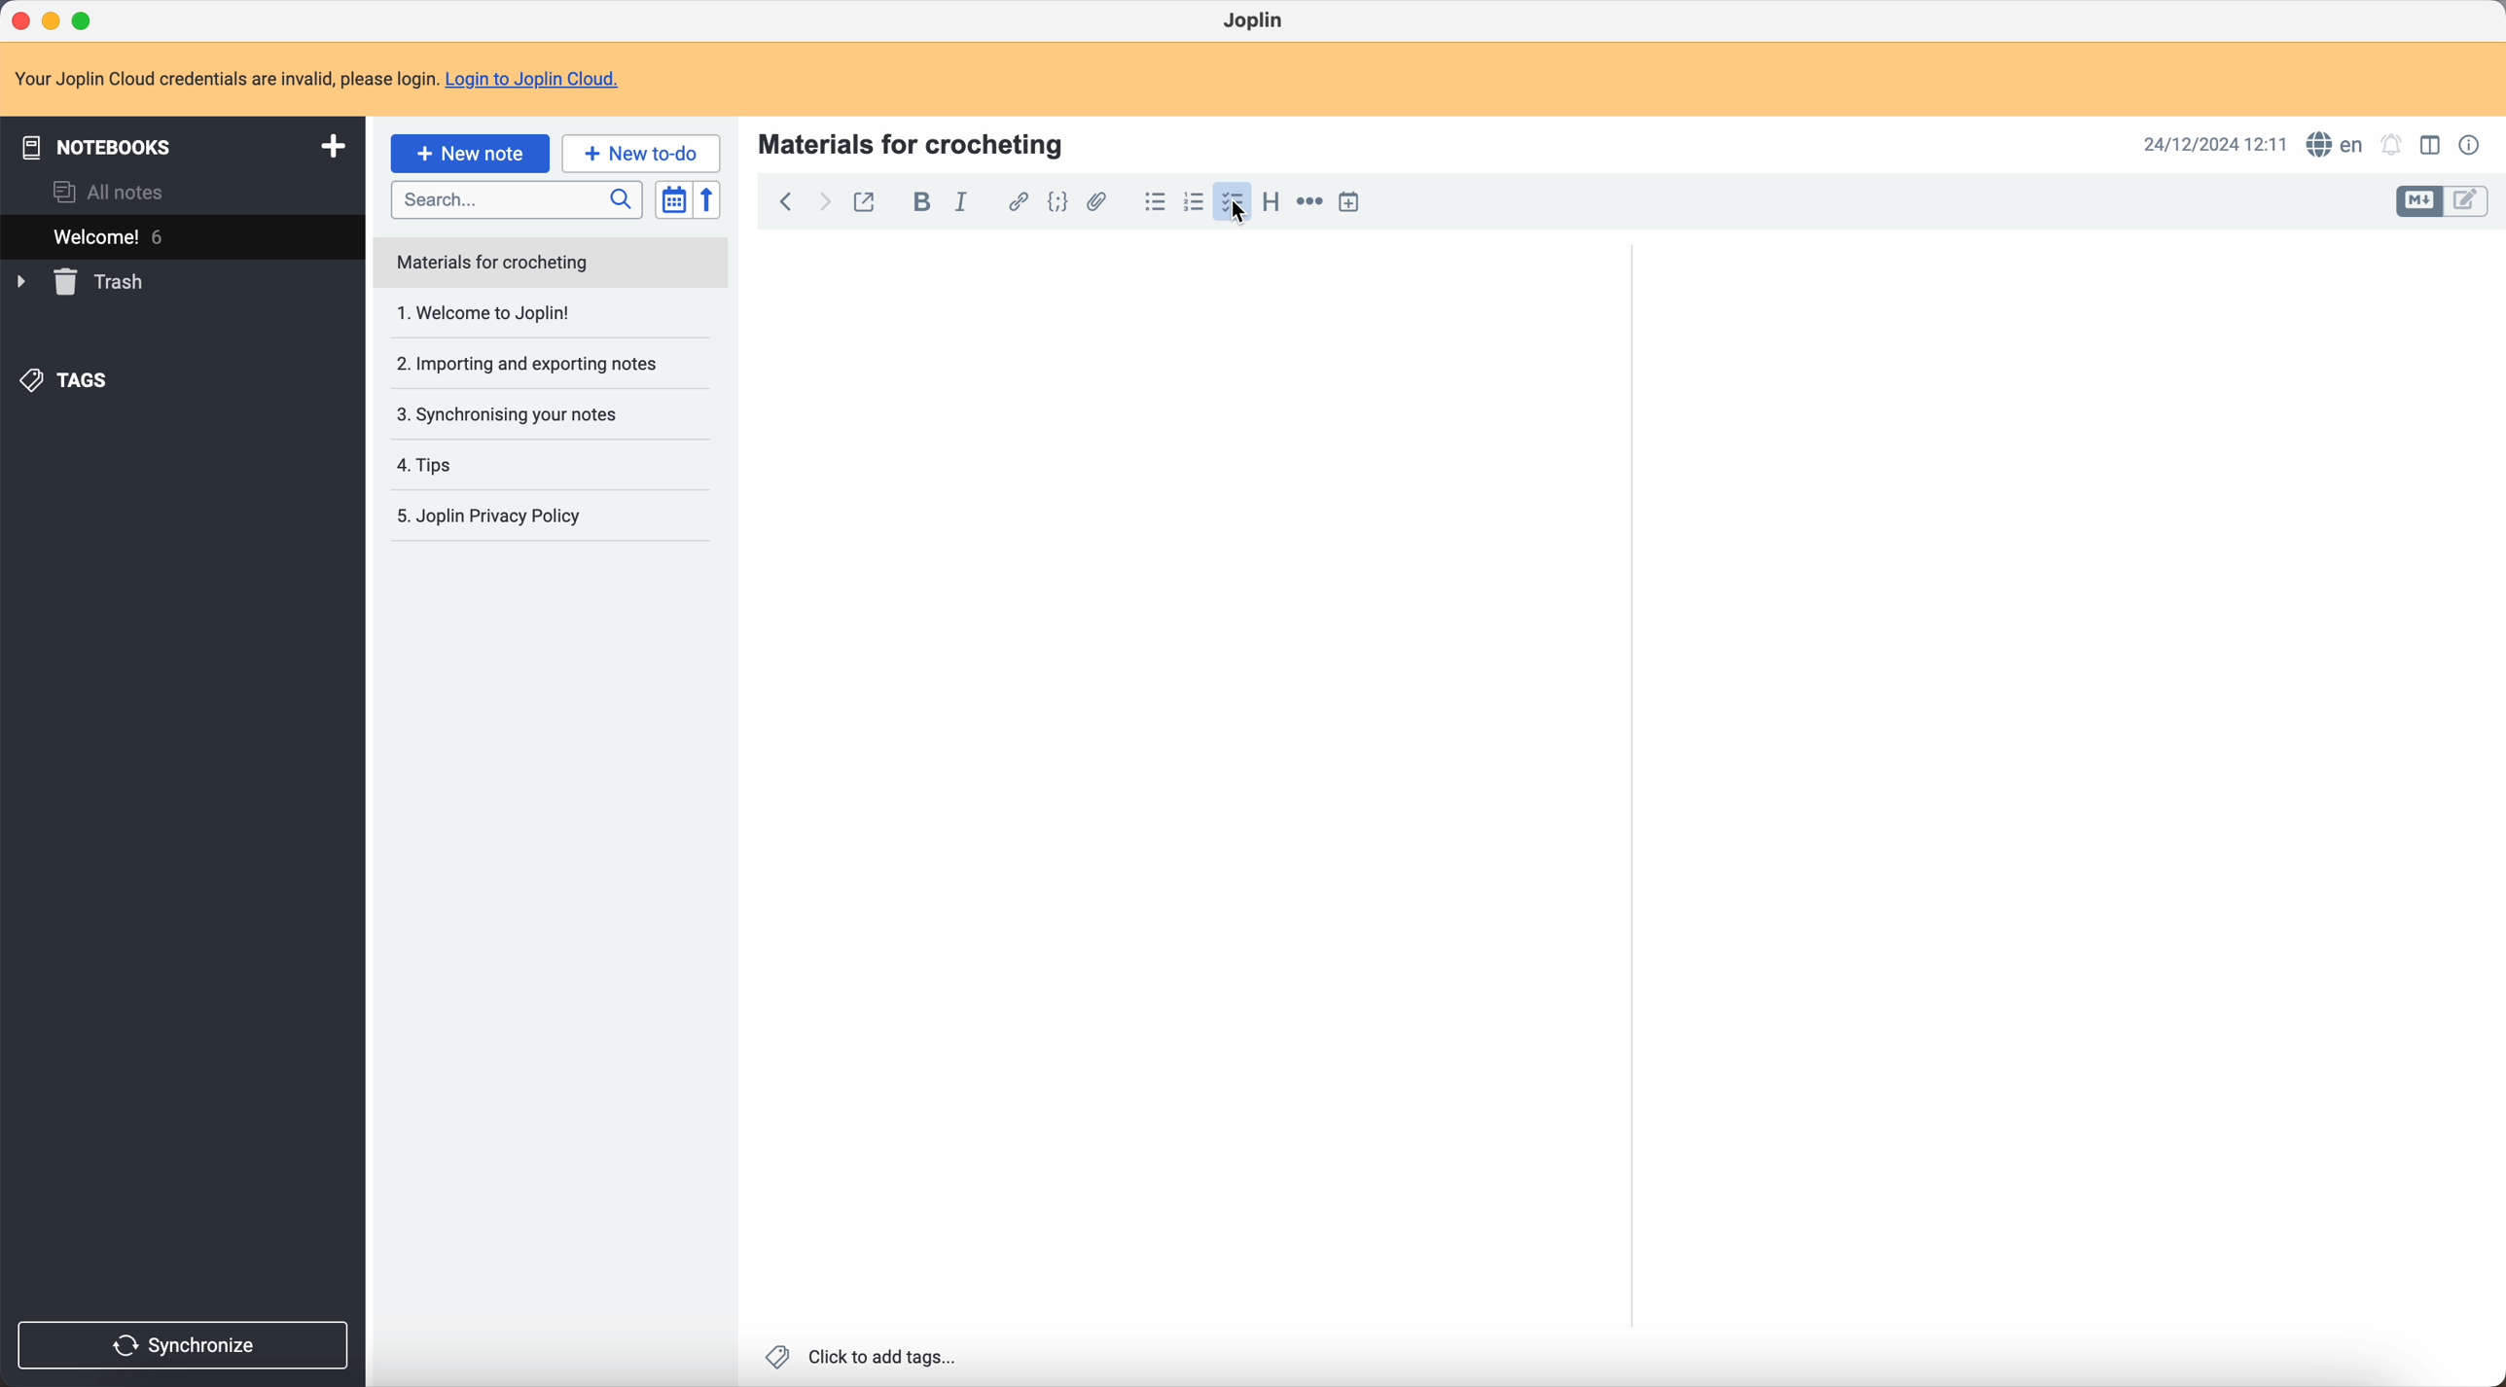  Describe the element at coordinates (2469, 199) in the screenshot. I see `toggle edit layout` at that location.